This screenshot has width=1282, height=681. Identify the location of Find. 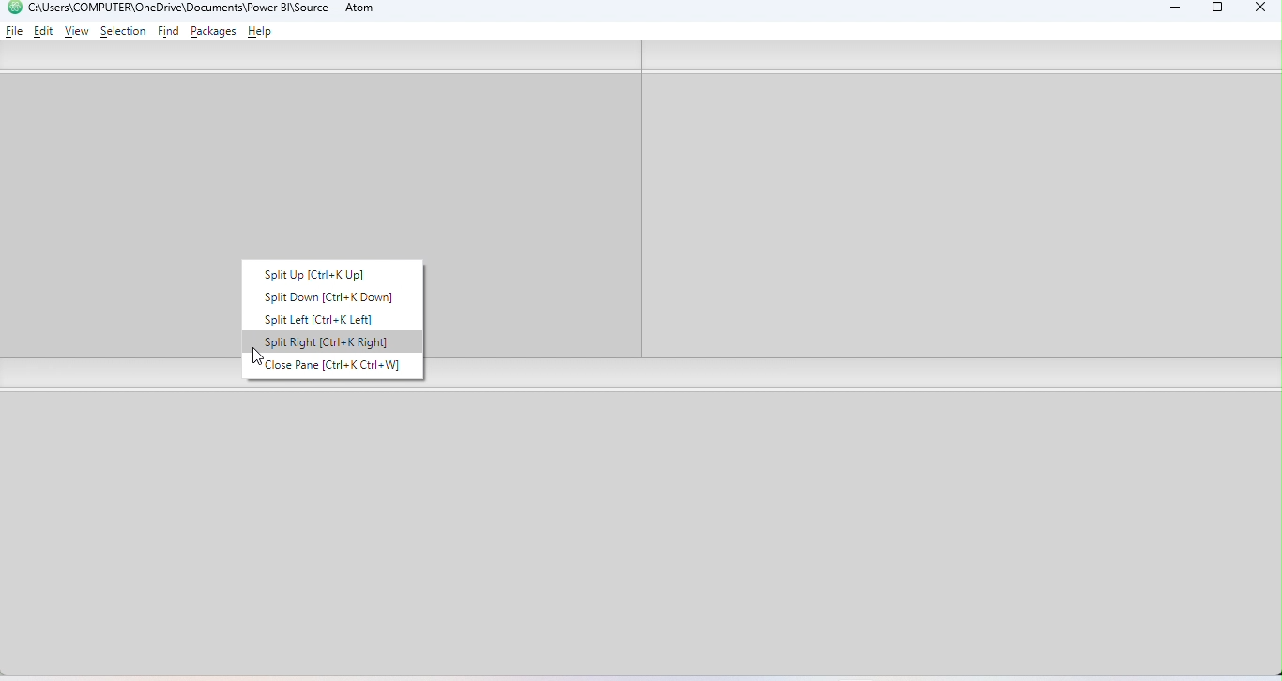
(170, 32).